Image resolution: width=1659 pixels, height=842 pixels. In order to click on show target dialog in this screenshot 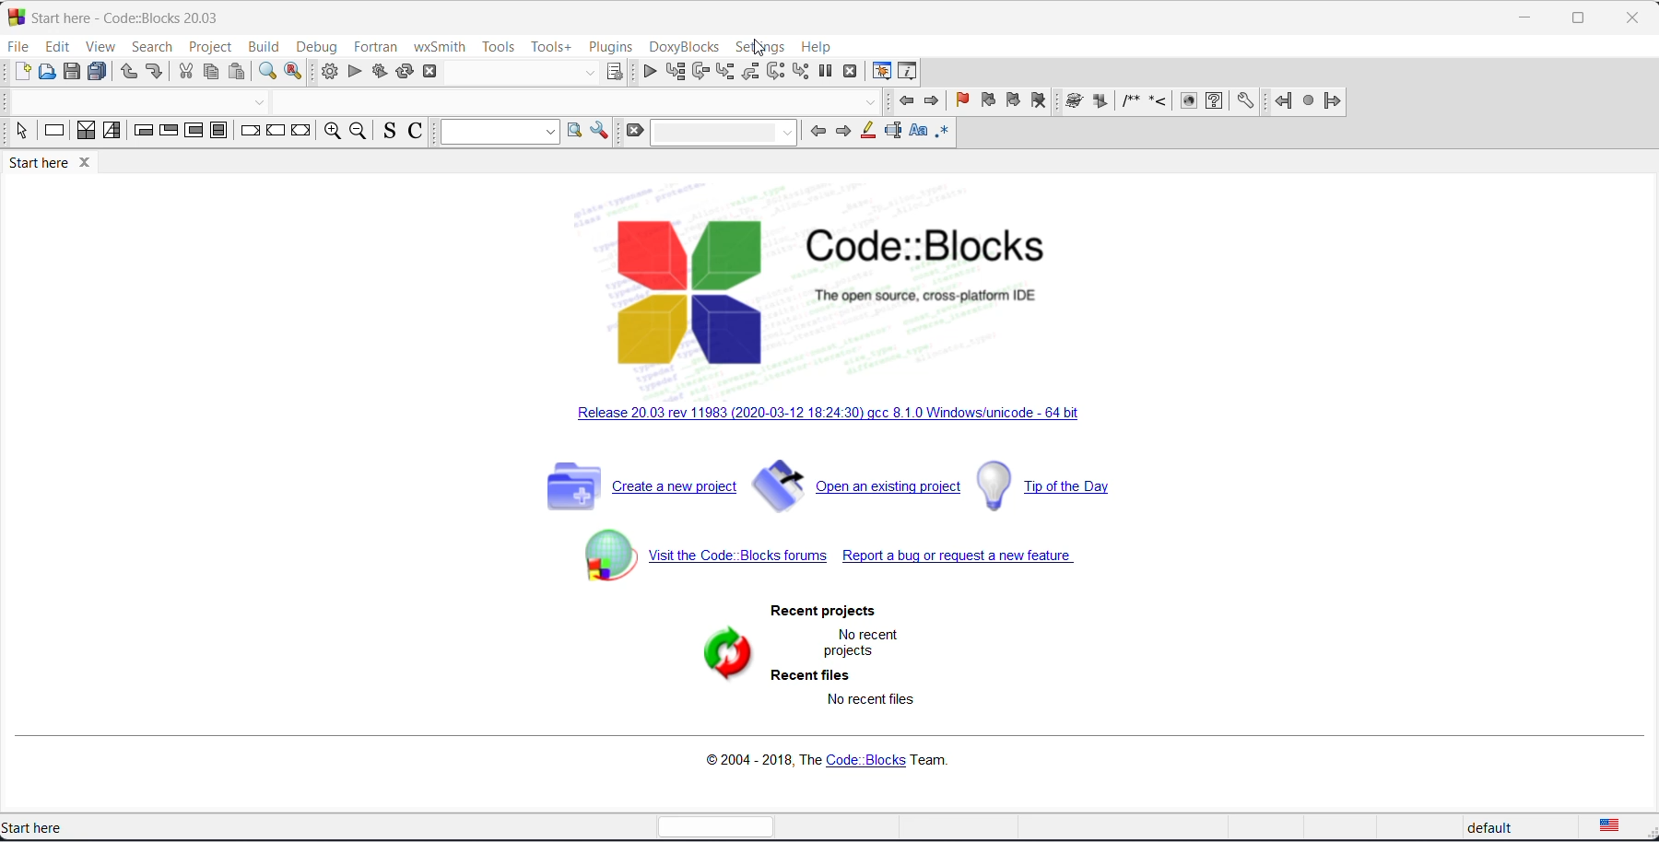, I will do `click(616, 72)`.